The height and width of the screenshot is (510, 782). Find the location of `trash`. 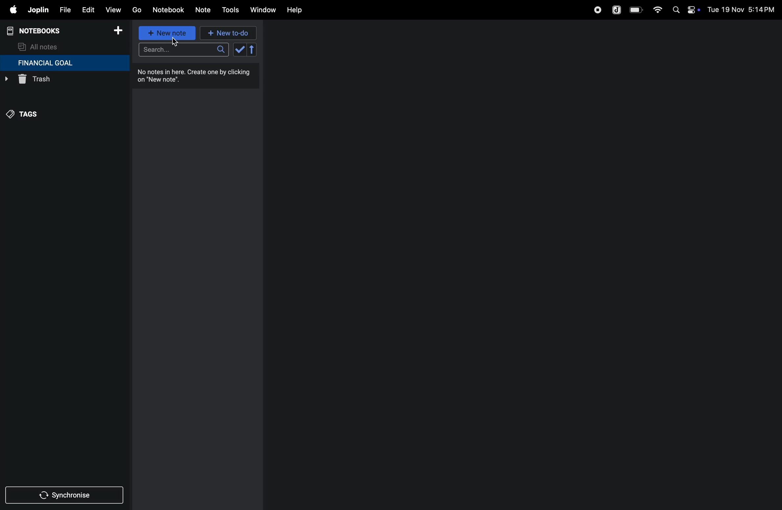

trash is located at coordinates (51, 81).